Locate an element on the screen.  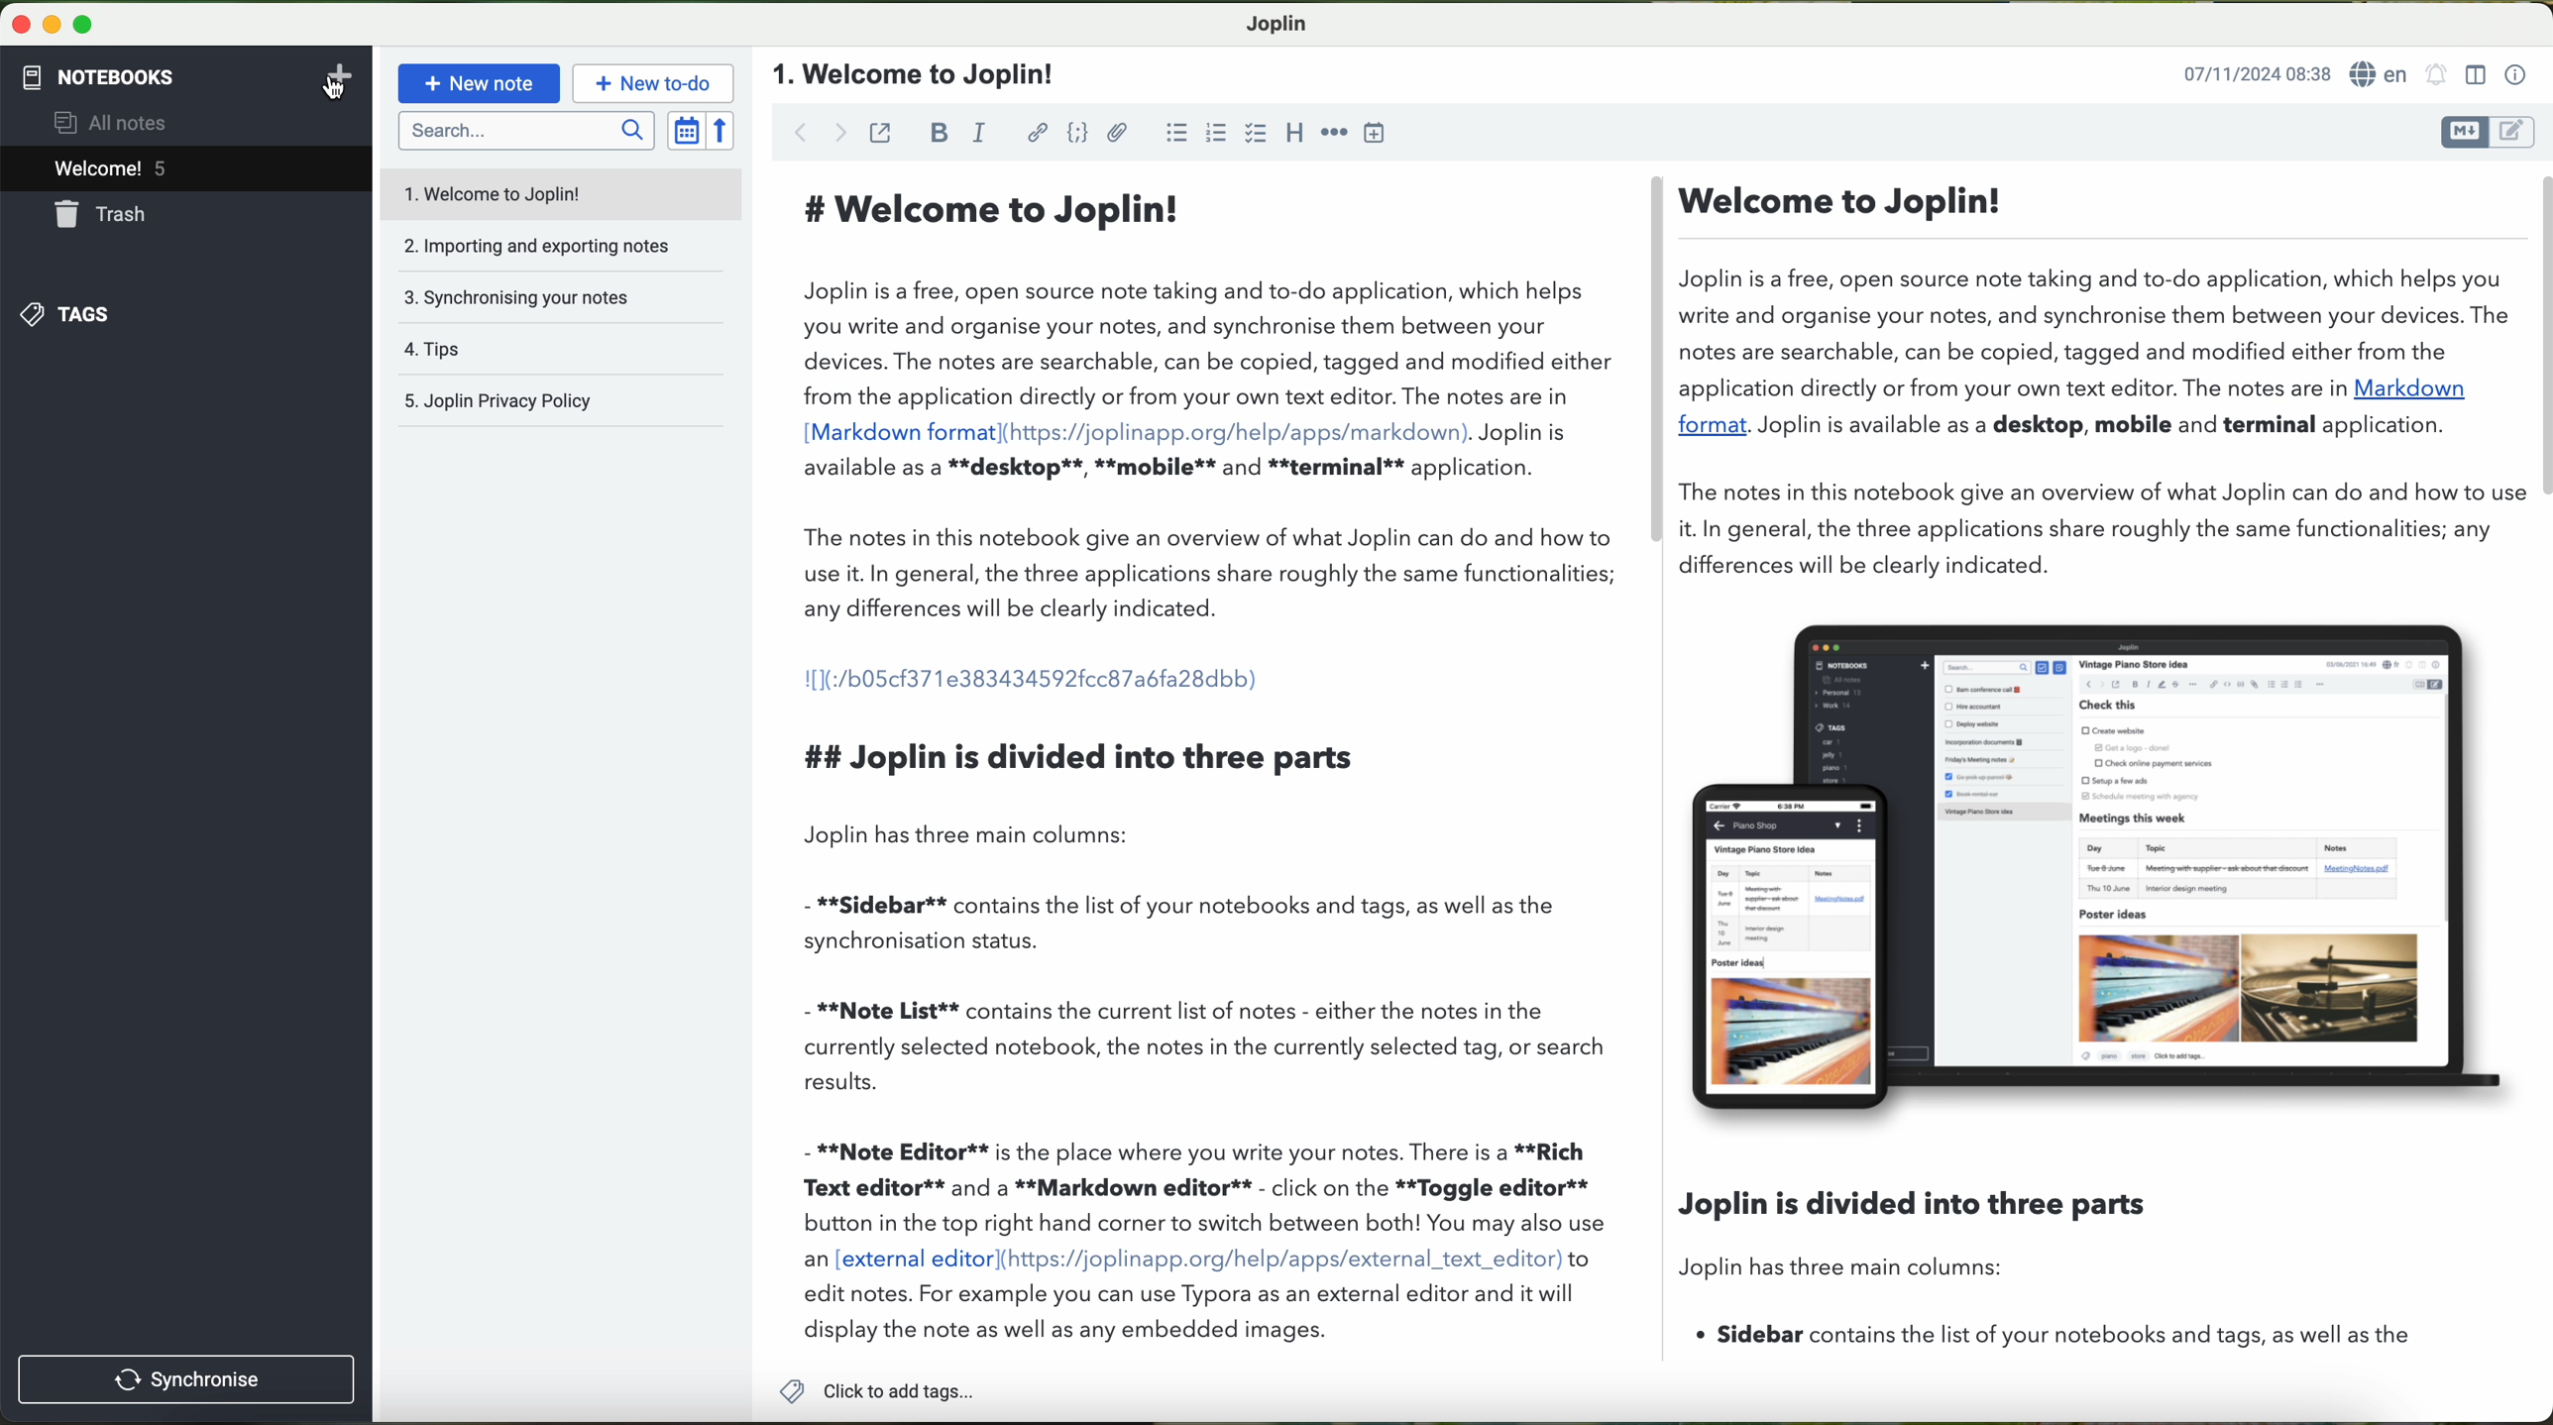
add tags is located at coordinates (876, 1393).